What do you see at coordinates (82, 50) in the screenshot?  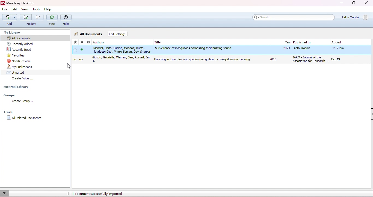 I see `mark as read` at bounding box center [82, 50].